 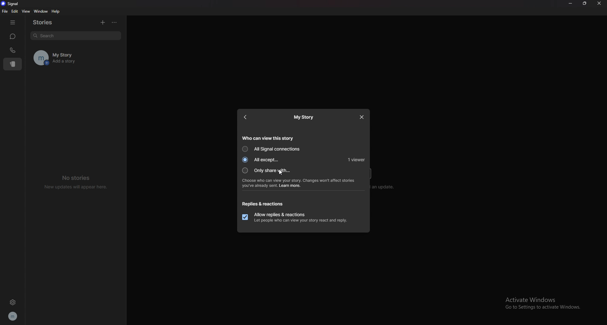 What do you see at coordinates (103, 21) in the screenshot?
I see `add story` at bounding box center [103, 21].